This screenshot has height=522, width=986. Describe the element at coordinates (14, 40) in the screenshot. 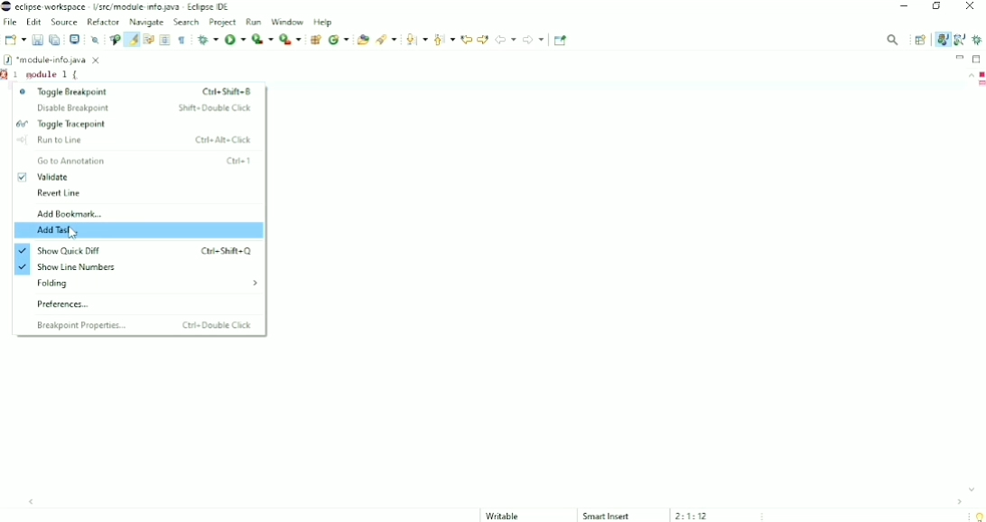

I see `New` at that location.